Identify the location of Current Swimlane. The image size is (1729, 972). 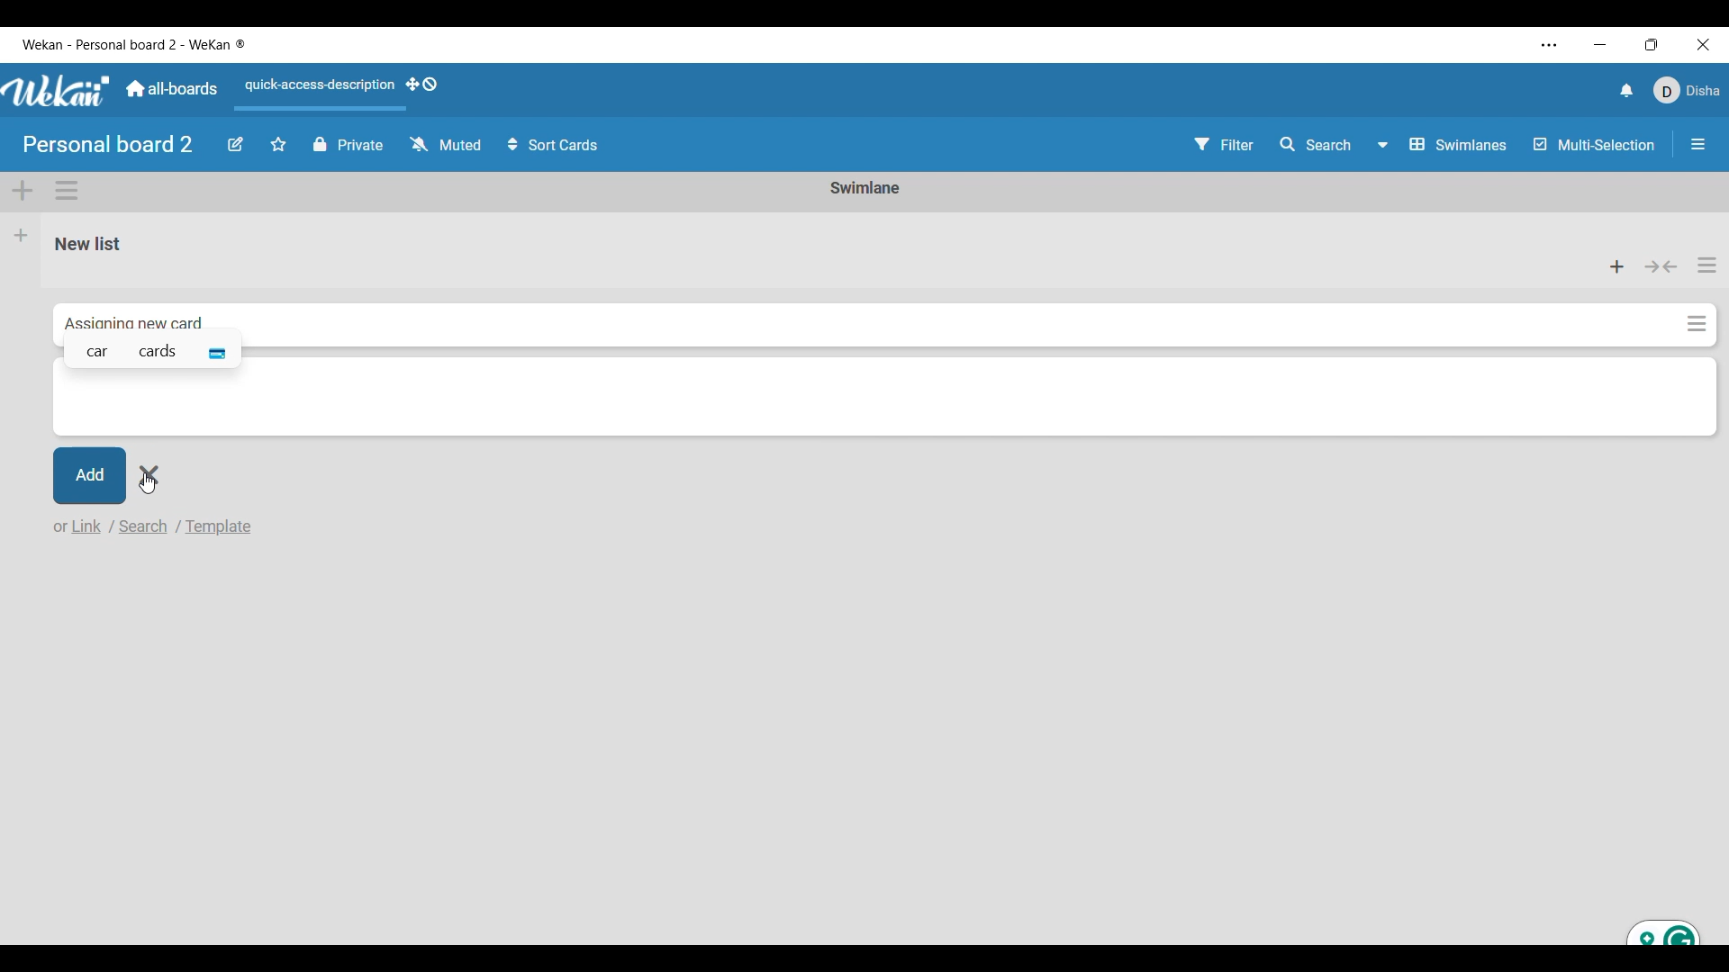
(865, 187).